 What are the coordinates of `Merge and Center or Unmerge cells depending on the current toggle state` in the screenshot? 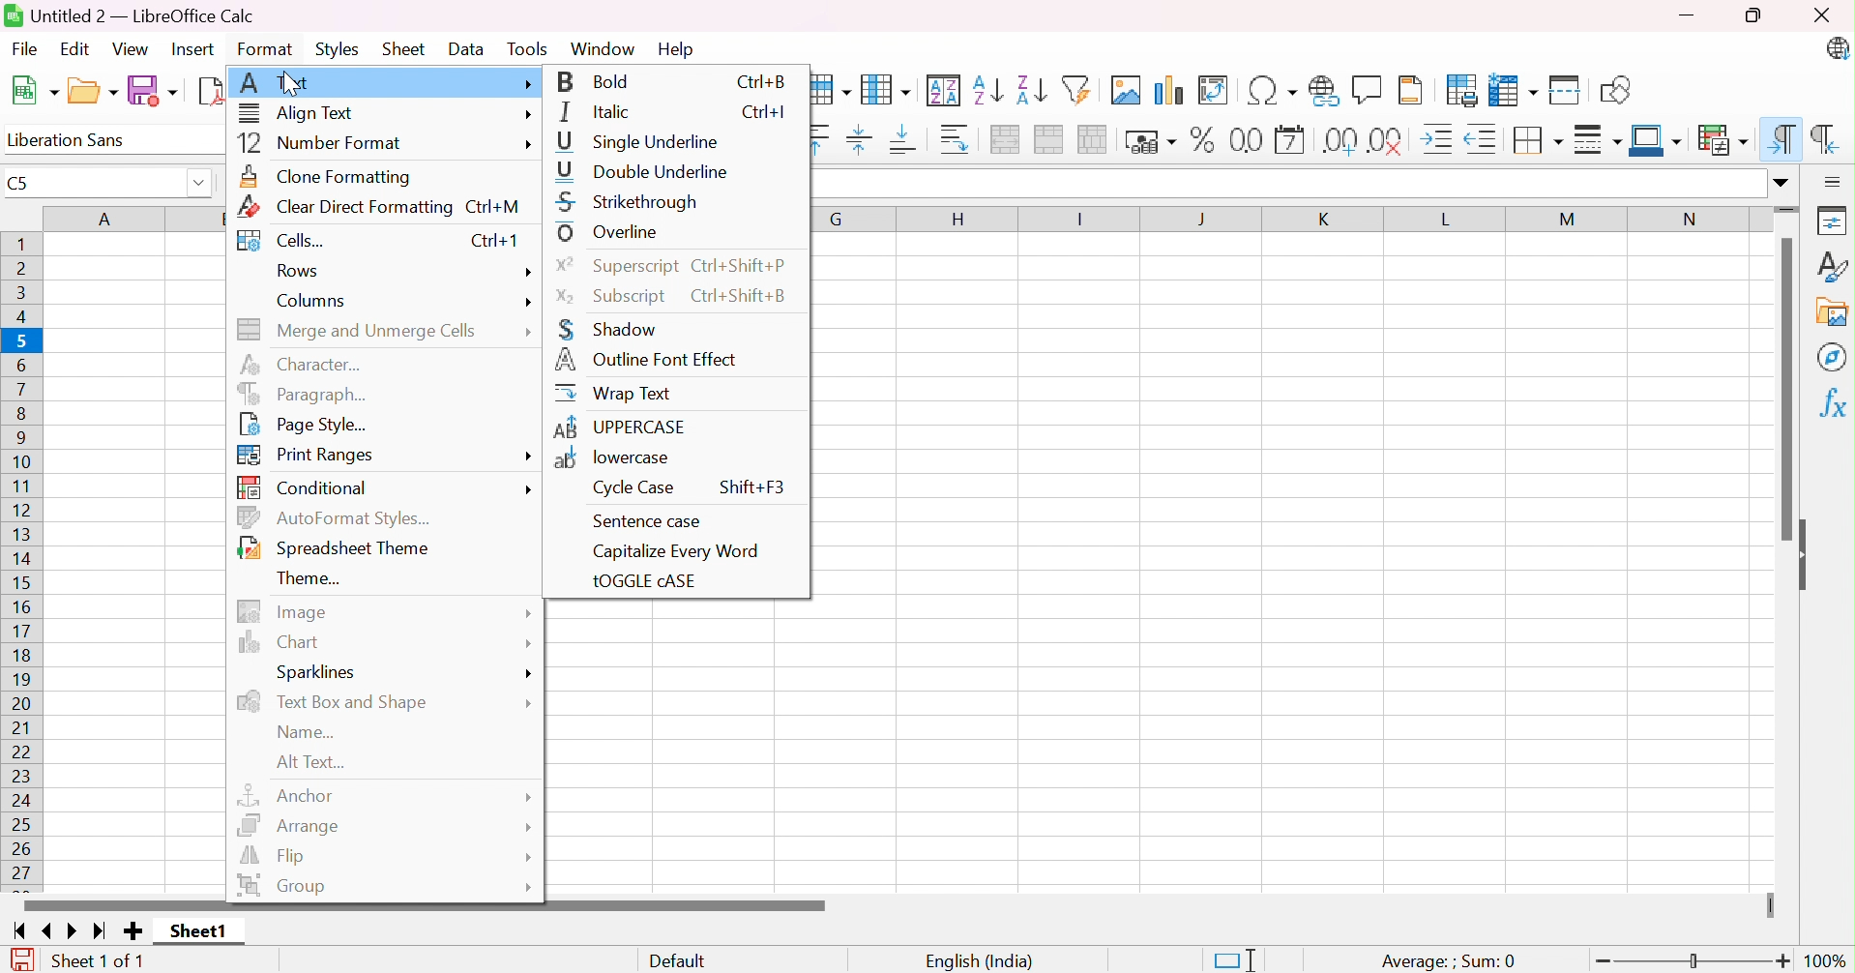 It's located at (1008, 140).